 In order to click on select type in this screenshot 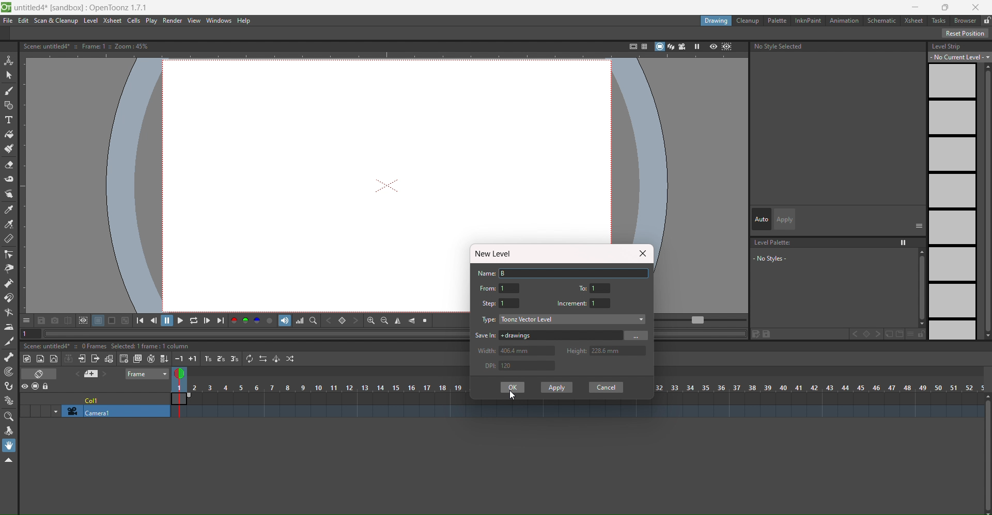, I will do `click(574, 319)`.